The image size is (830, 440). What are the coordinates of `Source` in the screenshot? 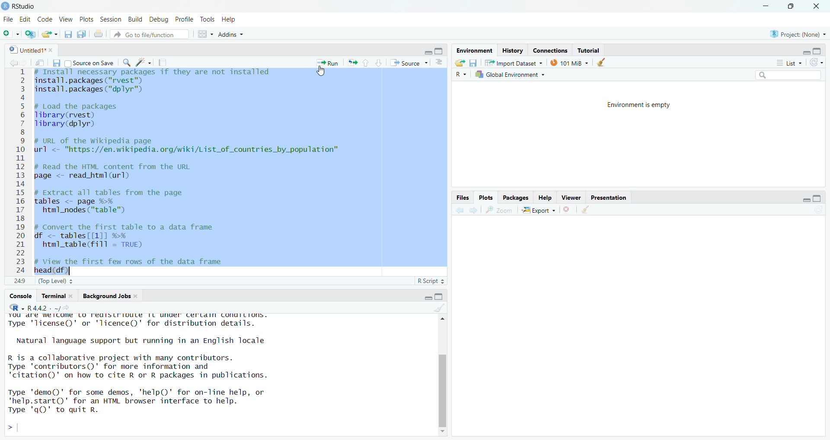 It's located at (409, 63).